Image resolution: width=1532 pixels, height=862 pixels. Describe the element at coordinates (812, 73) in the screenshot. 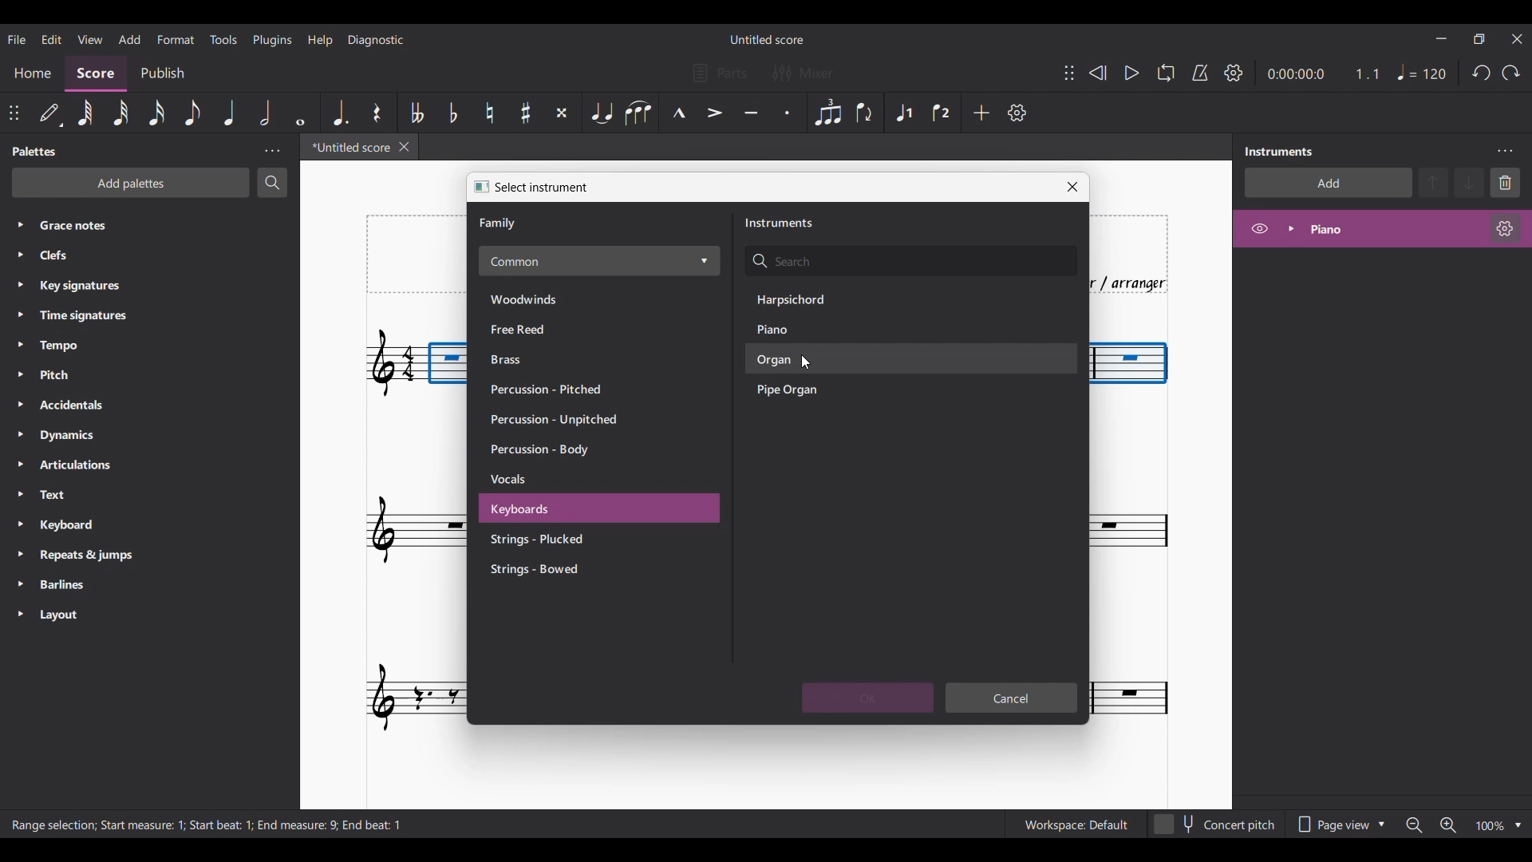

I see `mixer settings` at that location.